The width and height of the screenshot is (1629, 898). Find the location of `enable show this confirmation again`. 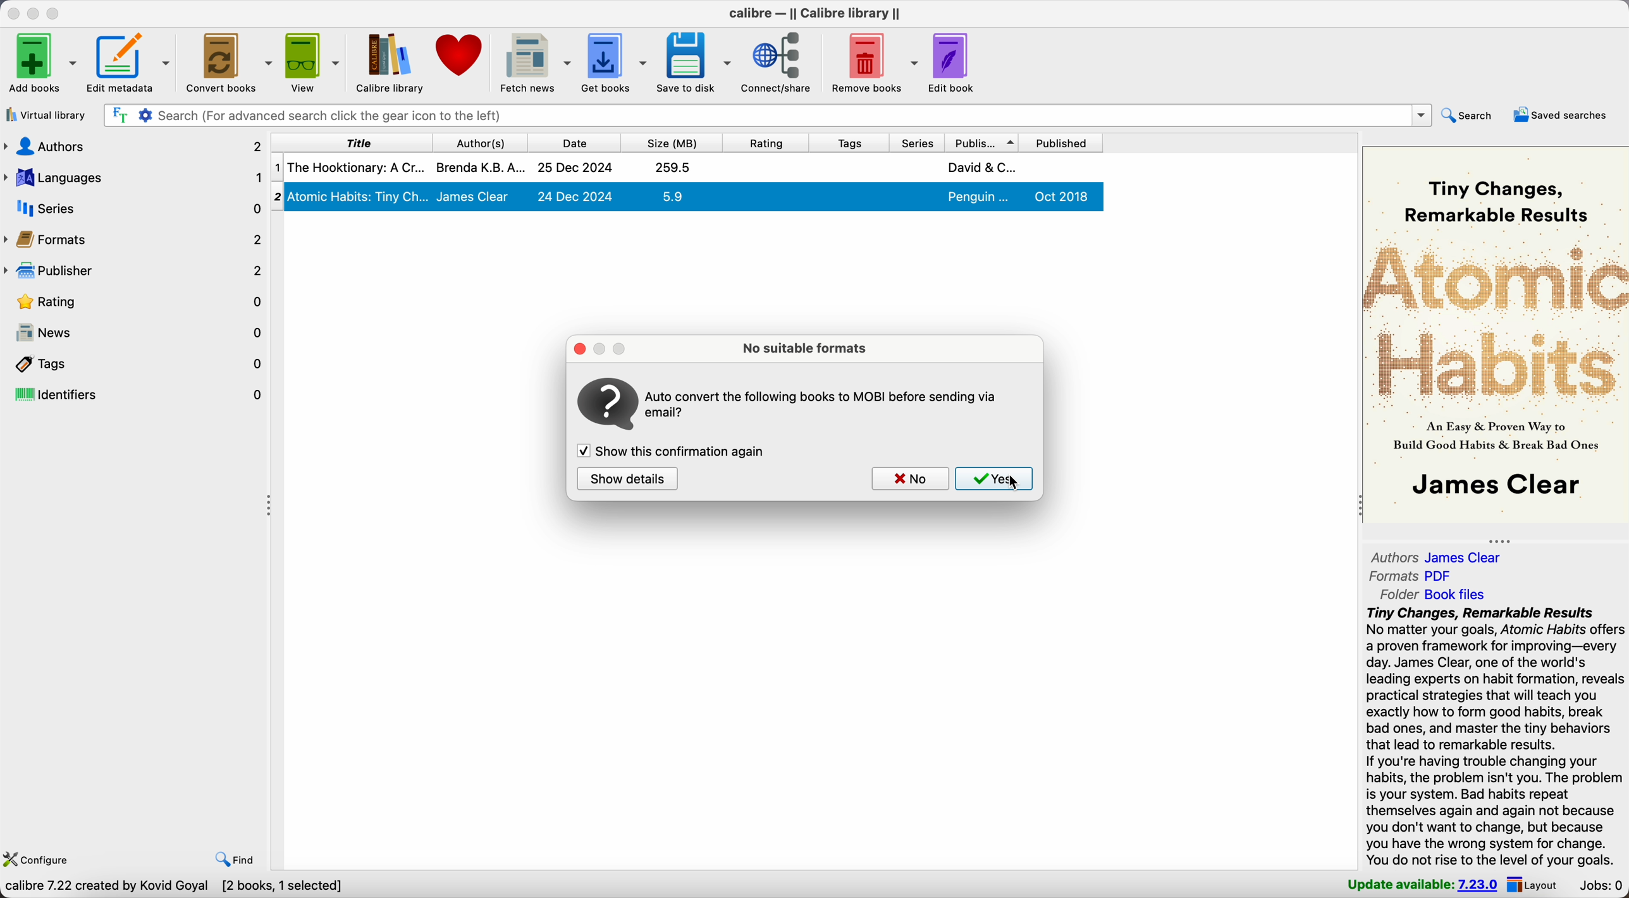

enable show this confirmation again is located at coordinates (673, 451).